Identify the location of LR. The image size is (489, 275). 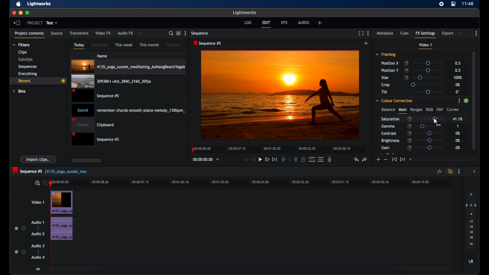
(471, 262).